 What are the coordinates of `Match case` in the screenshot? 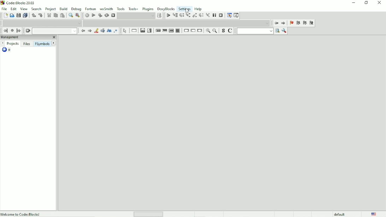 It's located at (109, 31).